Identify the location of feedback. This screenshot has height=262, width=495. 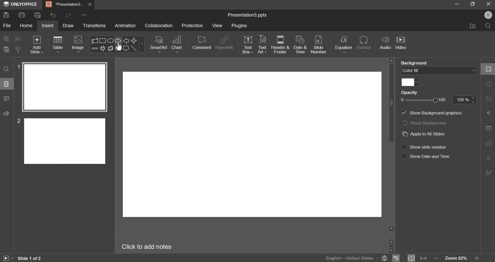
(6, 113).